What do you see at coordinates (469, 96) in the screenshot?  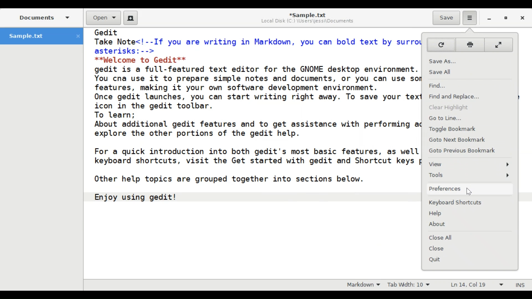 I see `Find and Replace` at bounding box center [469, 96].